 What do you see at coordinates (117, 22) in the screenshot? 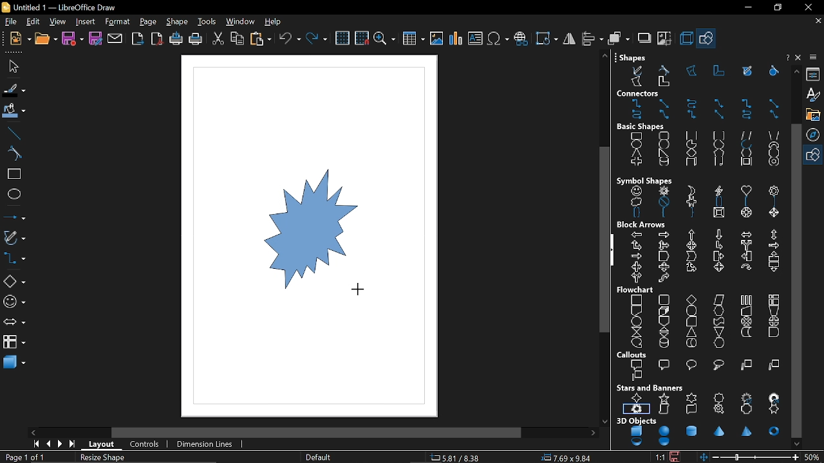
I see `format` at bounding box center [117, 22].